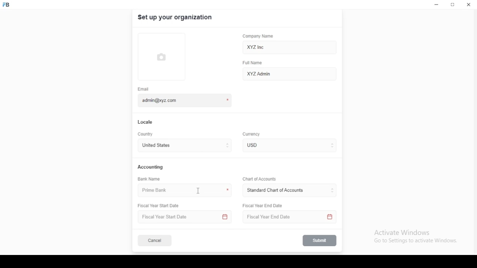  What do you see at coordinates (158, 191) in the screenshot?
I see `prime bank` at bounding box center [158, 191].